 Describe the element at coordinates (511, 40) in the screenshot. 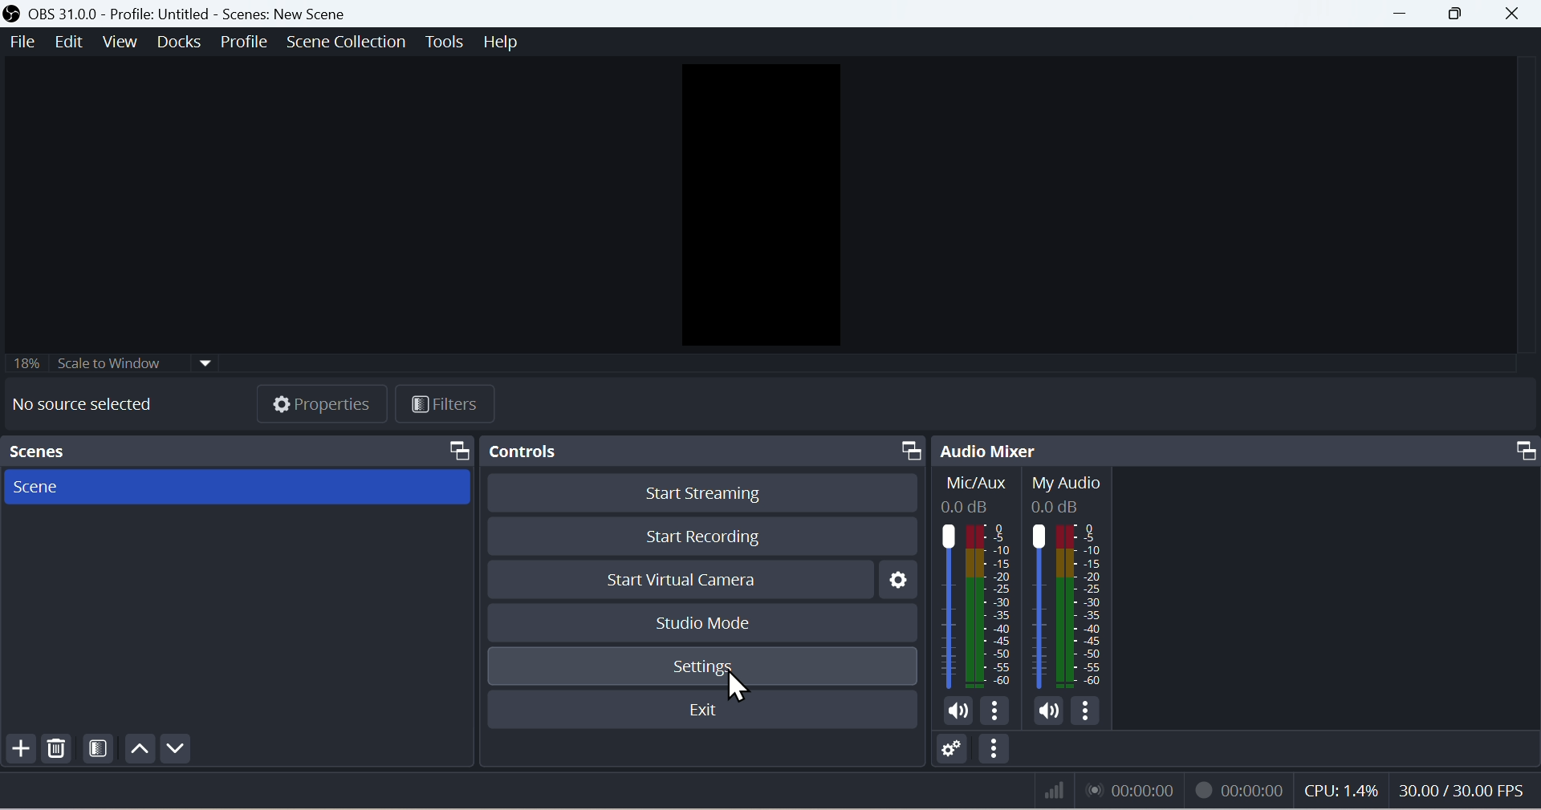

I see `help` at that location.